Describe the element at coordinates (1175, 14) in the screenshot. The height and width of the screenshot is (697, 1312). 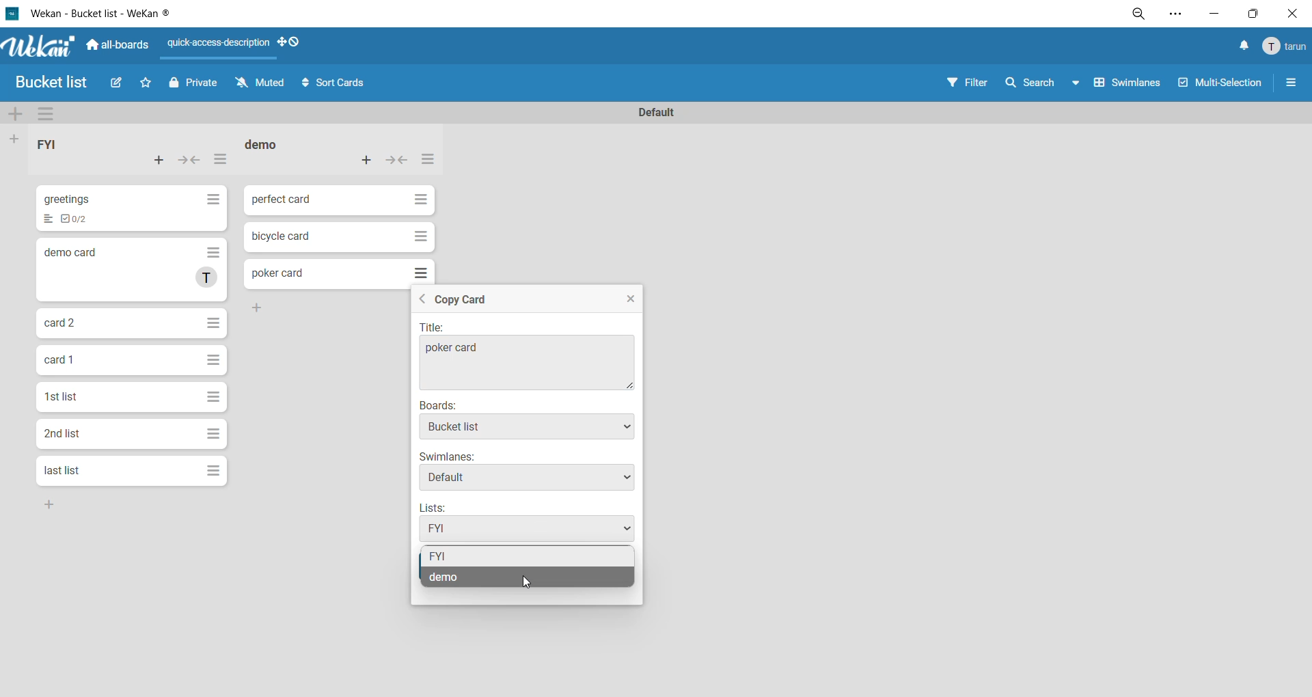
I see `settings` at that location.